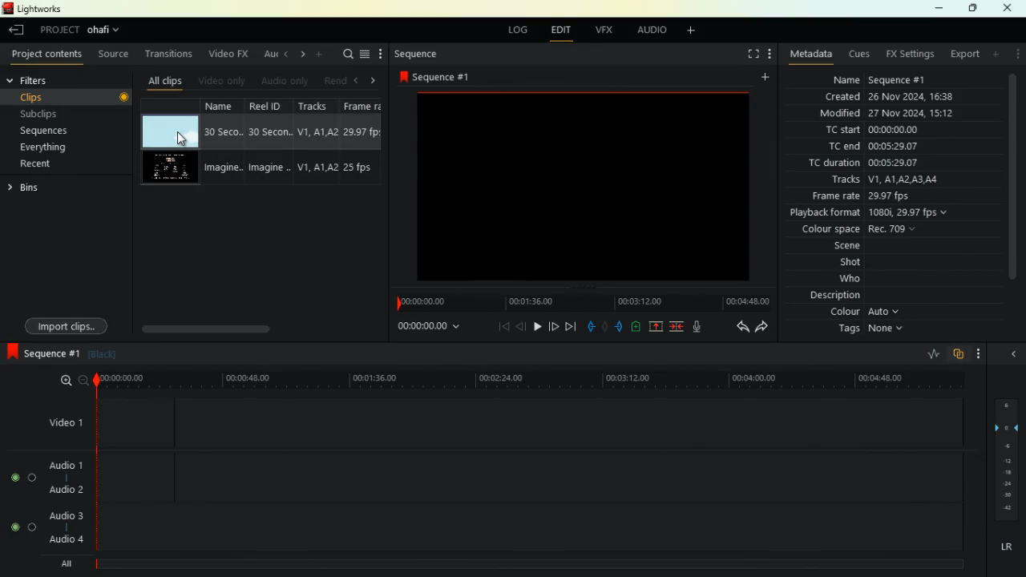 This screenshot has width=1026, height=577. Describe the element at coordinates (228, 54) in the screenshot. I see `video fx` at that location.